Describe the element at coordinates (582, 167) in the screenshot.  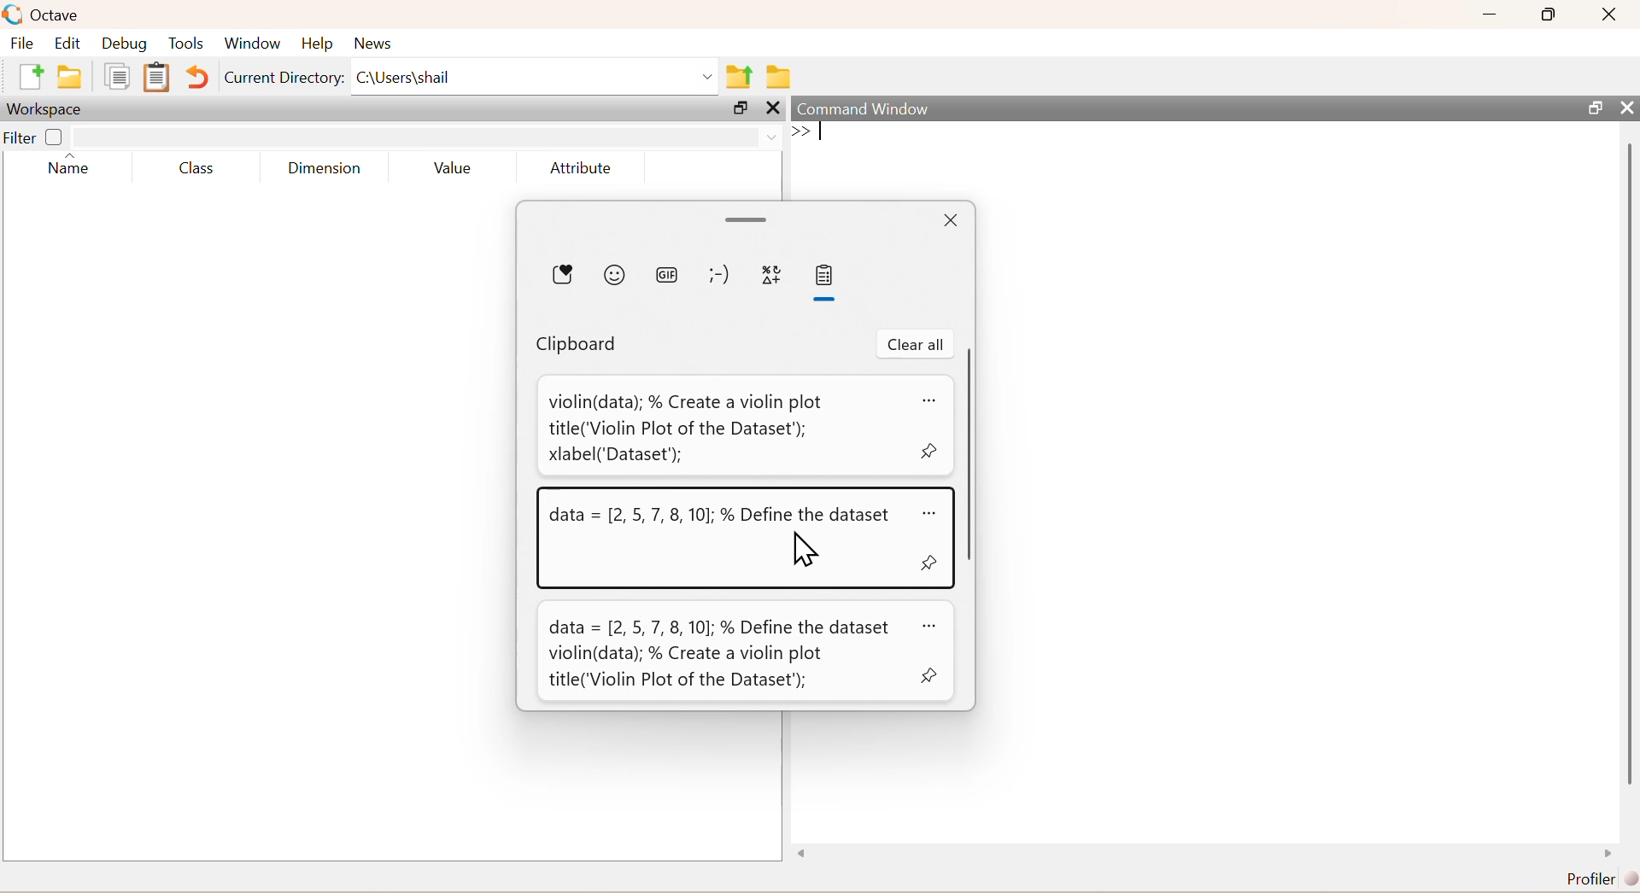
I see `Attribute` at that location.